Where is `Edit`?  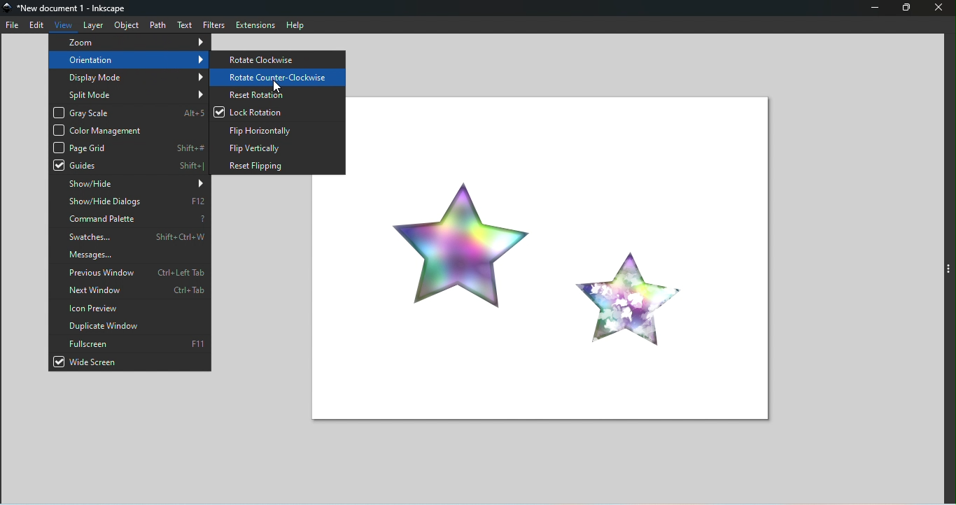 Edit is located at coordinates (37, 26).